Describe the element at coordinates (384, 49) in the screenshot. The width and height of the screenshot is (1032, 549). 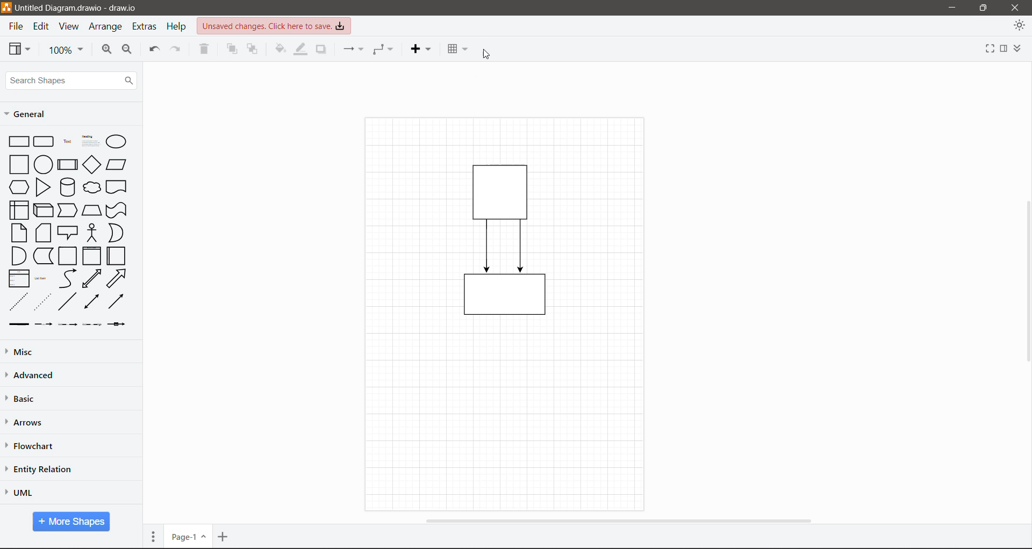
I see `Waypoints` at that location.